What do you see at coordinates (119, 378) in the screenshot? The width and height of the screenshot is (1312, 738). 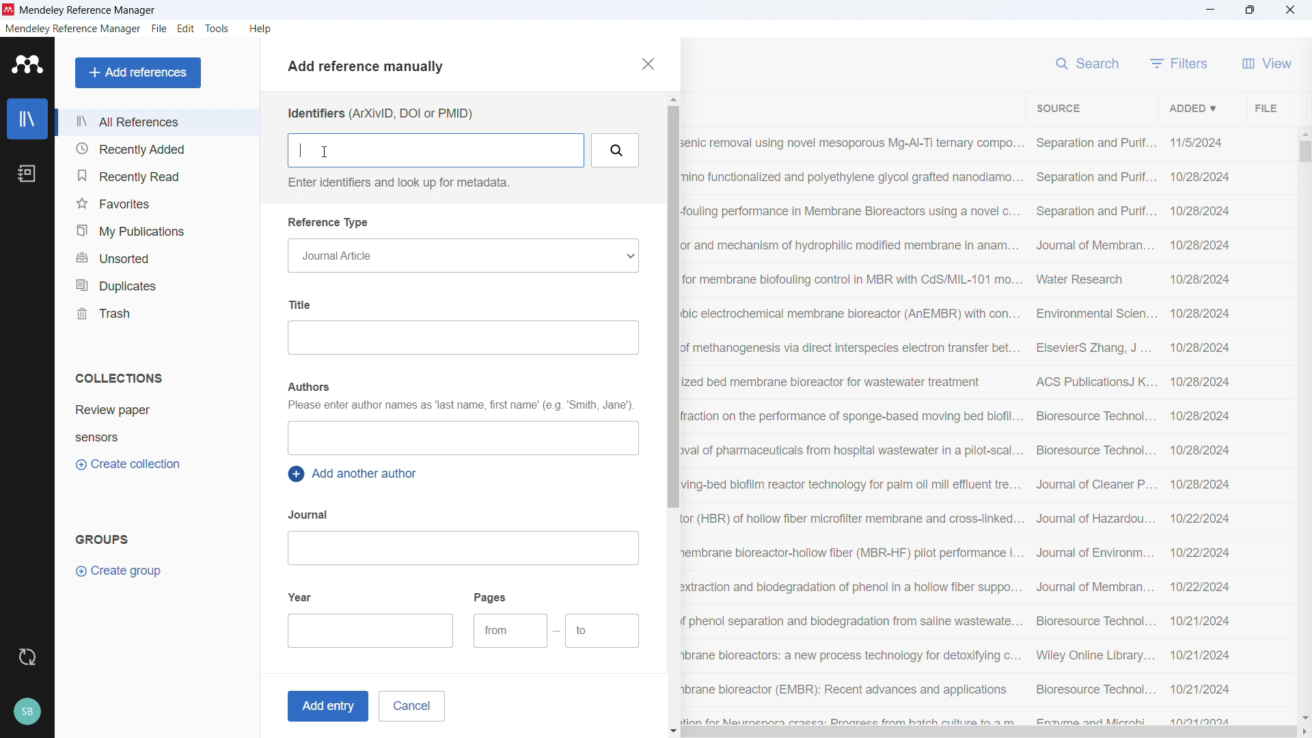 I see `Collections ` at bounding box center [119, 378].